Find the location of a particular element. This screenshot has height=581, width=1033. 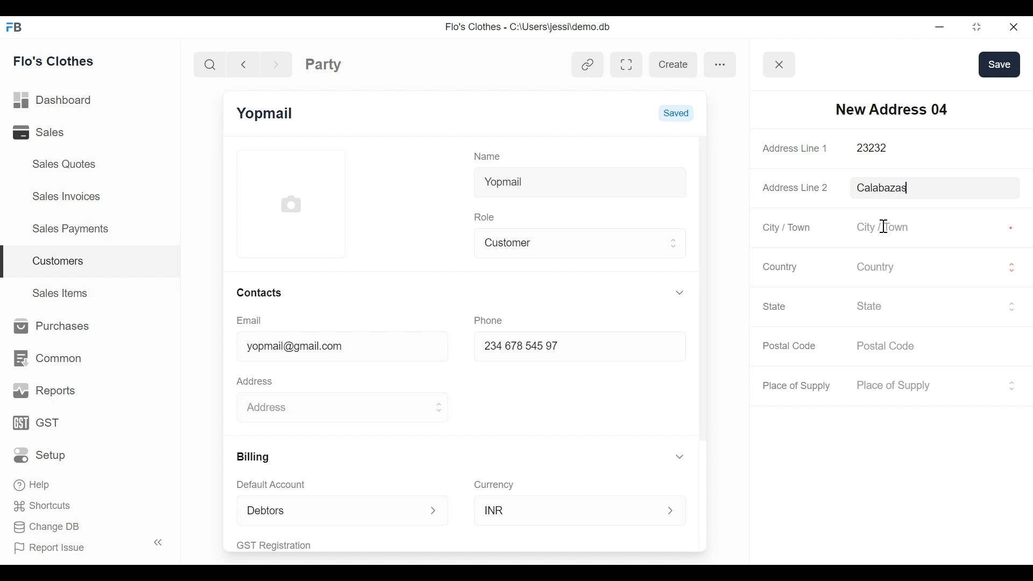

Expand is located at coordinates (672, 511).